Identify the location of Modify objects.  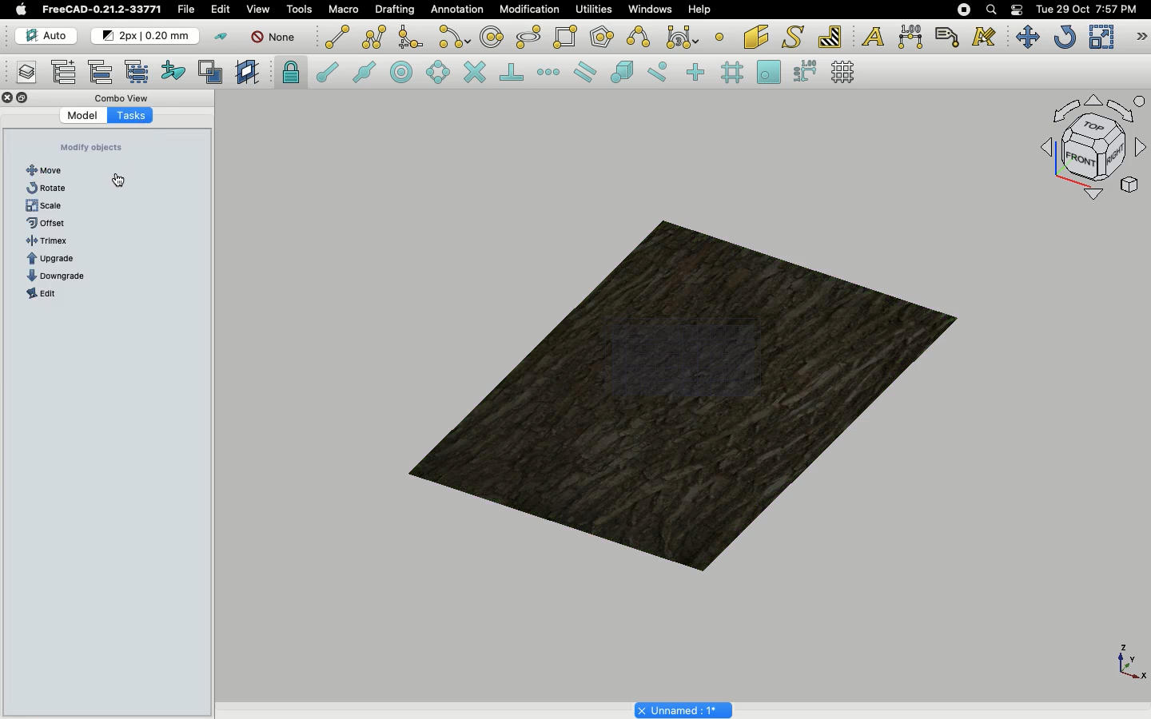
(91, 148).